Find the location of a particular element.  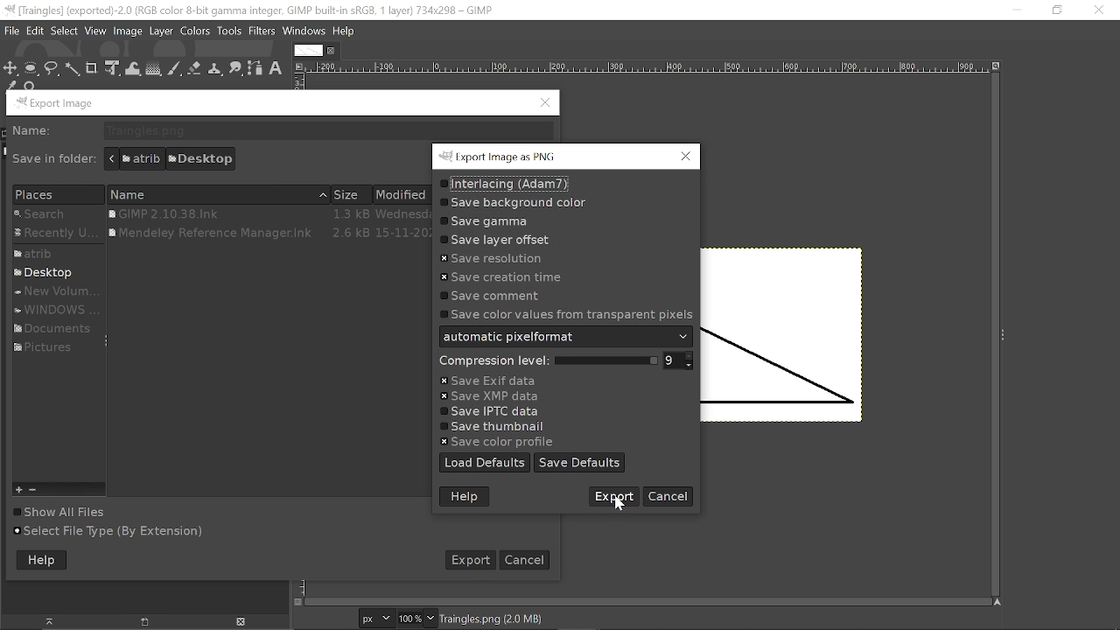

paths tool is located at coordinates (255, 69).